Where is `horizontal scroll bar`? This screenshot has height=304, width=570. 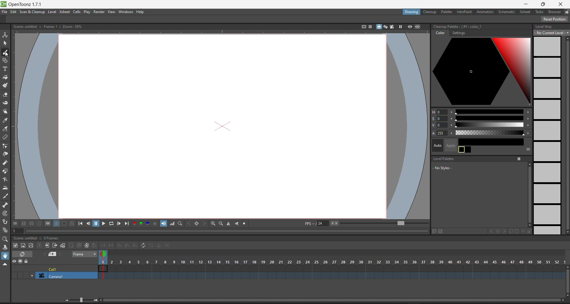 horizontal scroll bar is located at coordinates (332, 301).